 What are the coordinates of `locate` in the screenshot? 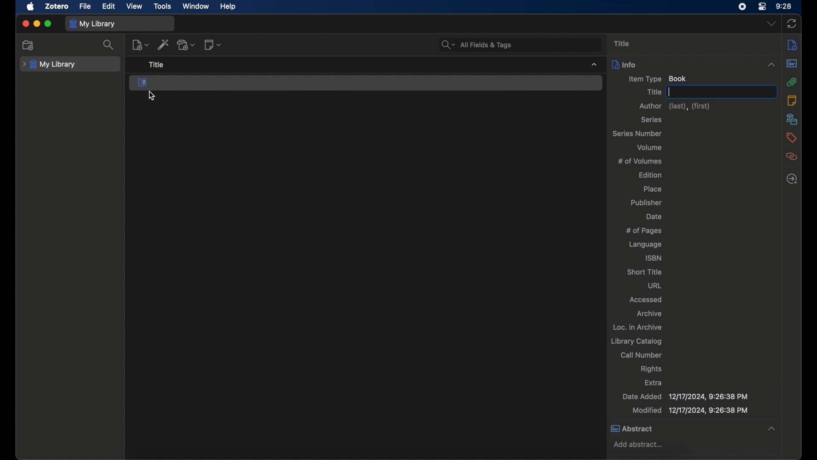 It's located at (792, 178).